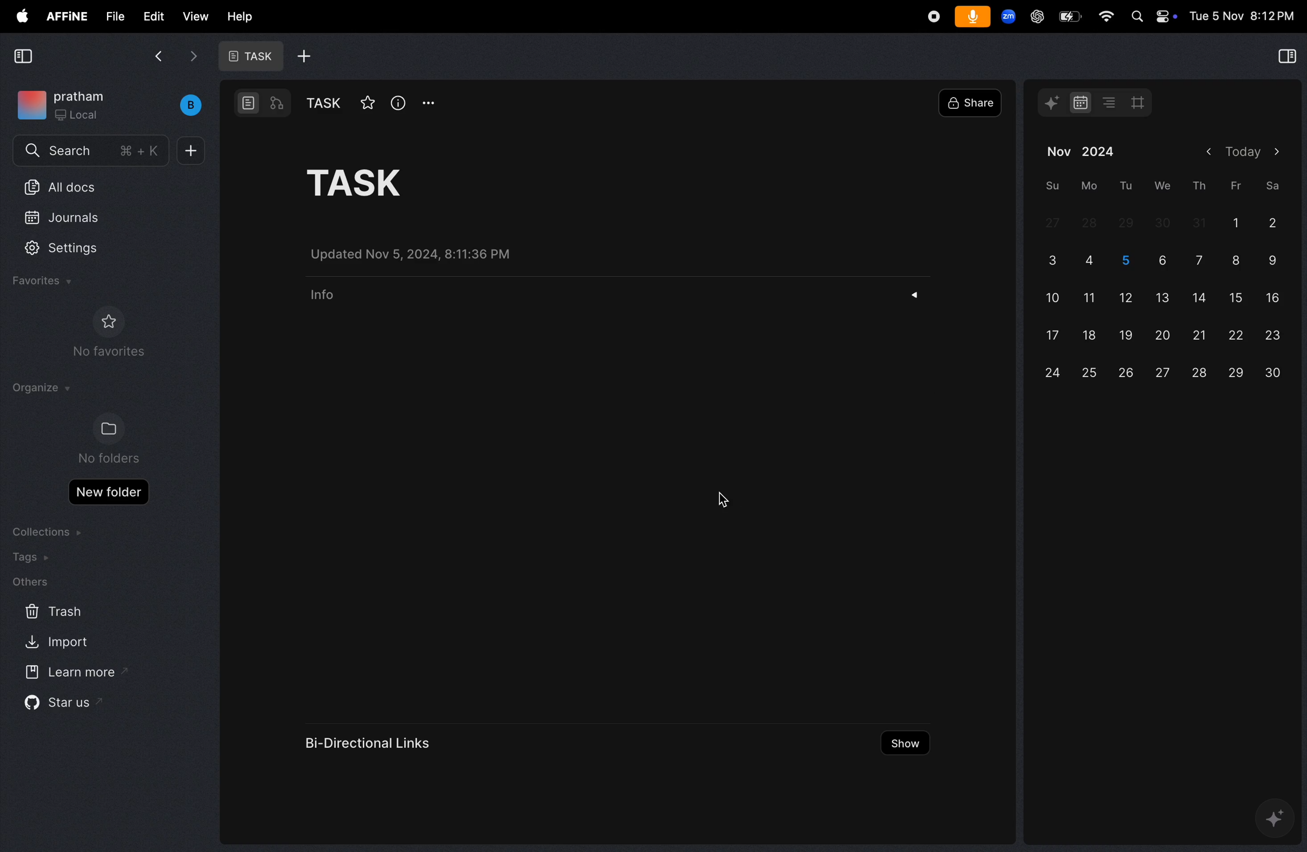 This screenshot has width=1307, height=852. Describe the element at coordinates (192, 60) in the screenshot. I see `next` at that location.